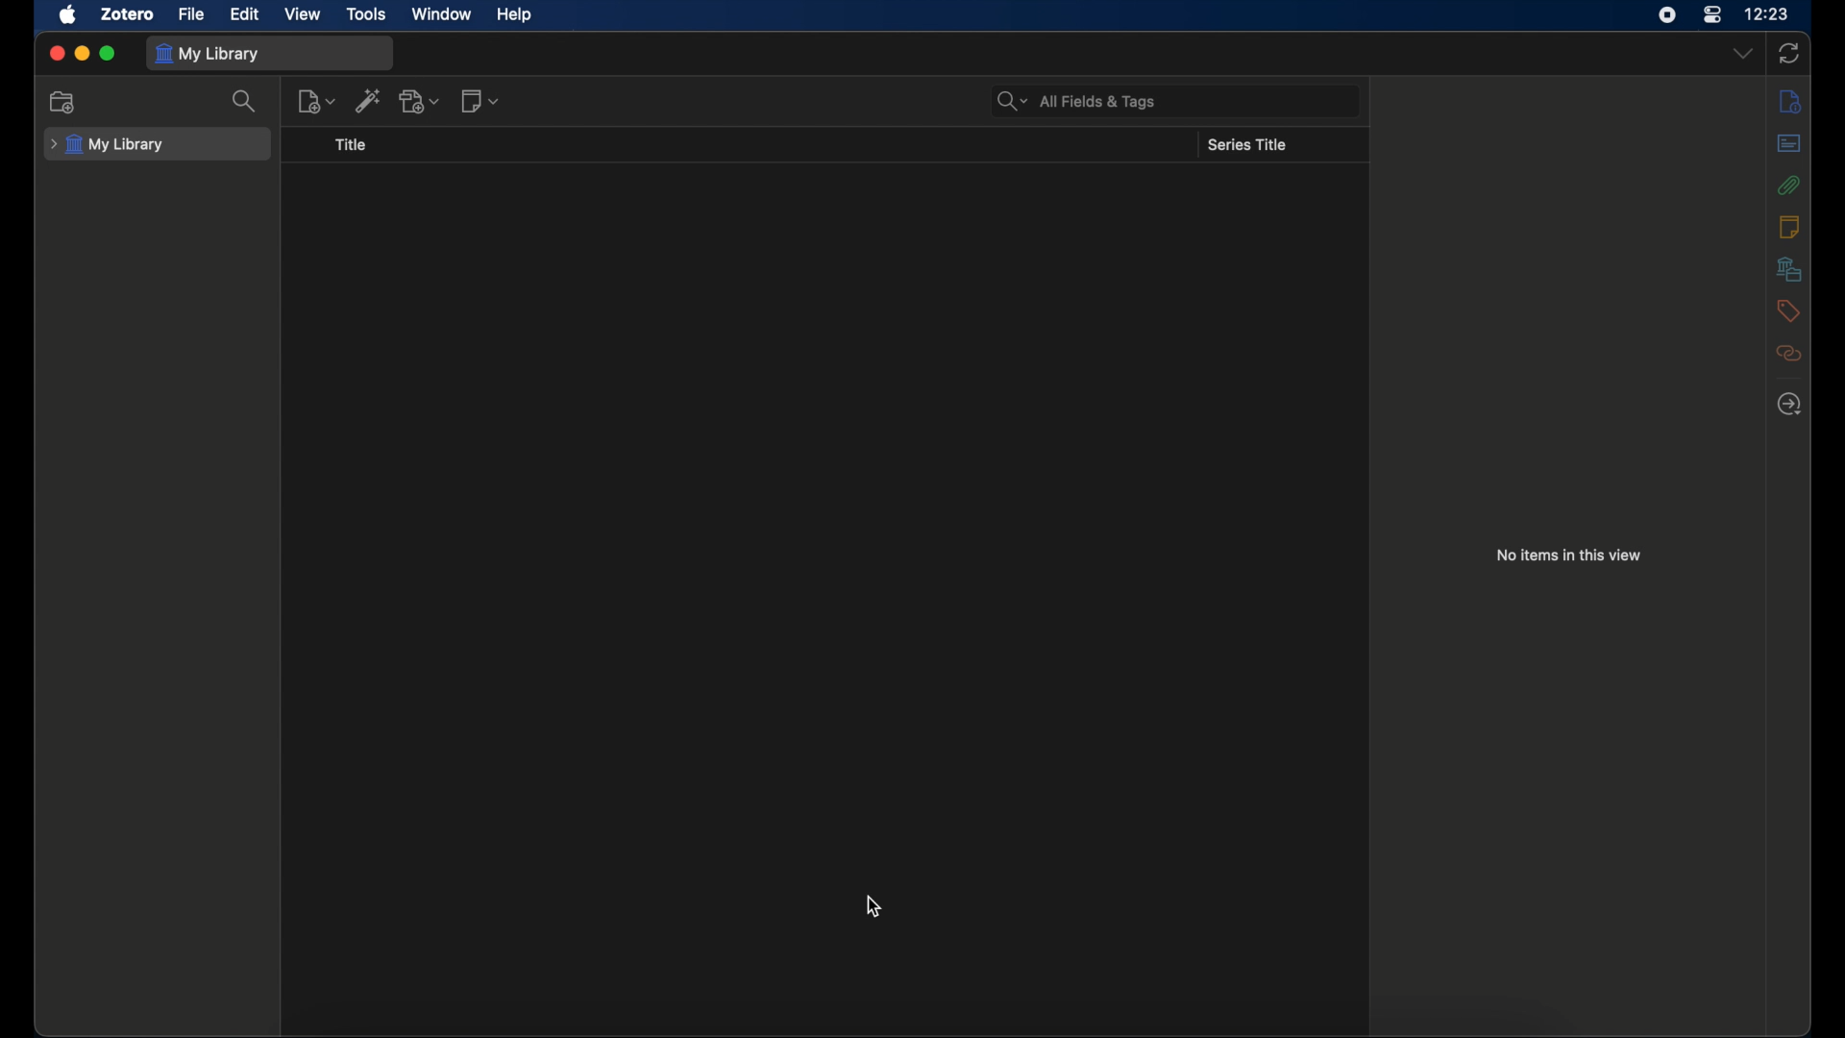  Describe the element at coordinates (129, 15) in the screenshot. I see `zotero` at that location.